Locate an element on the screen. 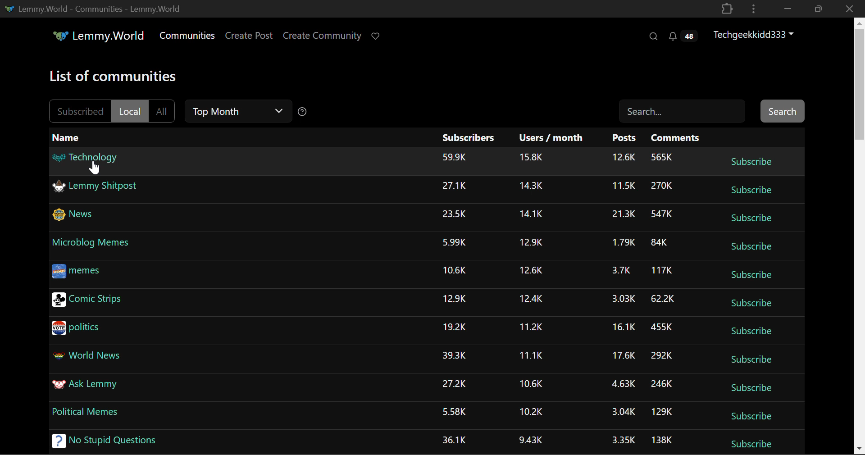 The width and height of the screenshot is (865, 455). News is located at coordinates (76, 215).